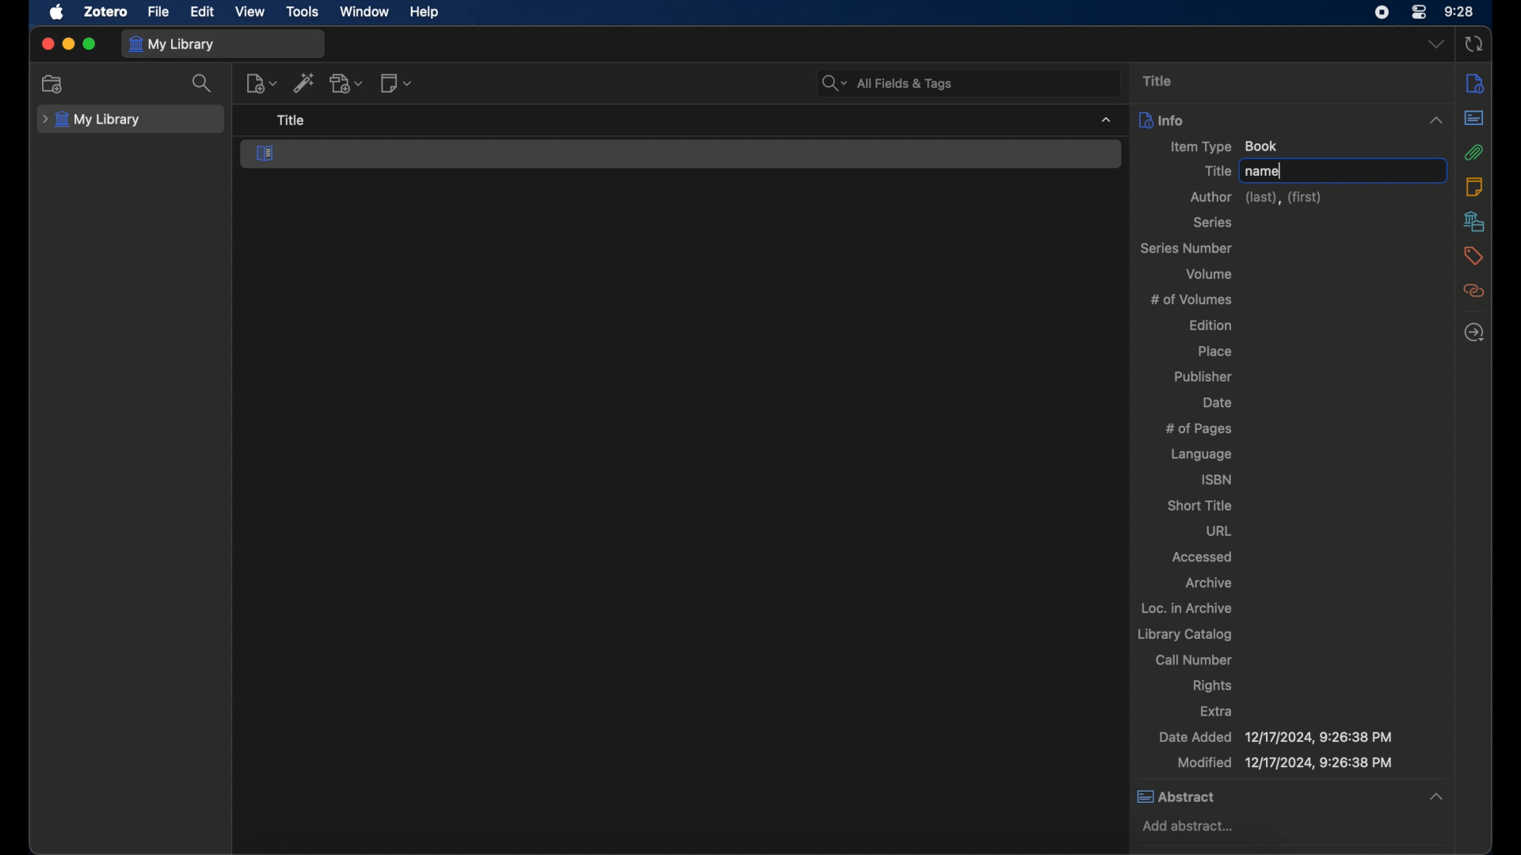  Describe the element at coordinates (1226, 146) in the screenshot. I see `item type` at that location.